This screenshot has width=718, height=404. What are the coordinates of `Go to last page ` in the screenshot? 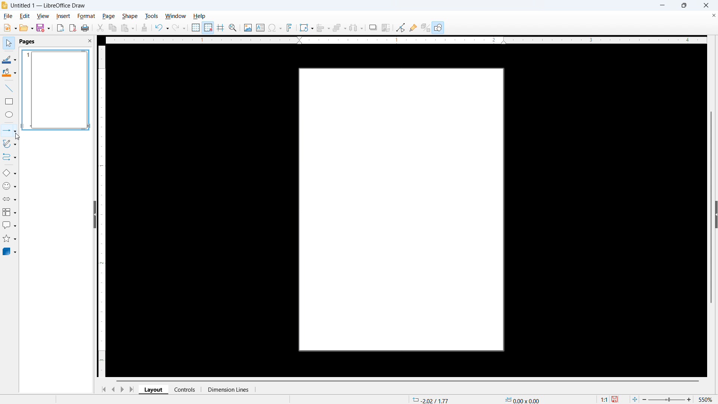 It's located at (133, 389).